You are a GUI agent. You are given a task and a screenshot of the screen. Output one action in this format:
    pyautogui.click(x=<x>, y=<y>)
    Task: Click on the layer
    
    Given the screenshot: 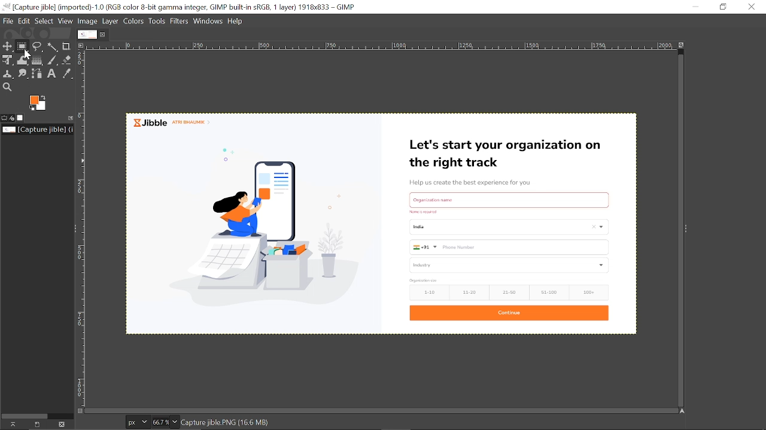 What is the action you would take?
    pyautogui.click(x=111, y=20)
    